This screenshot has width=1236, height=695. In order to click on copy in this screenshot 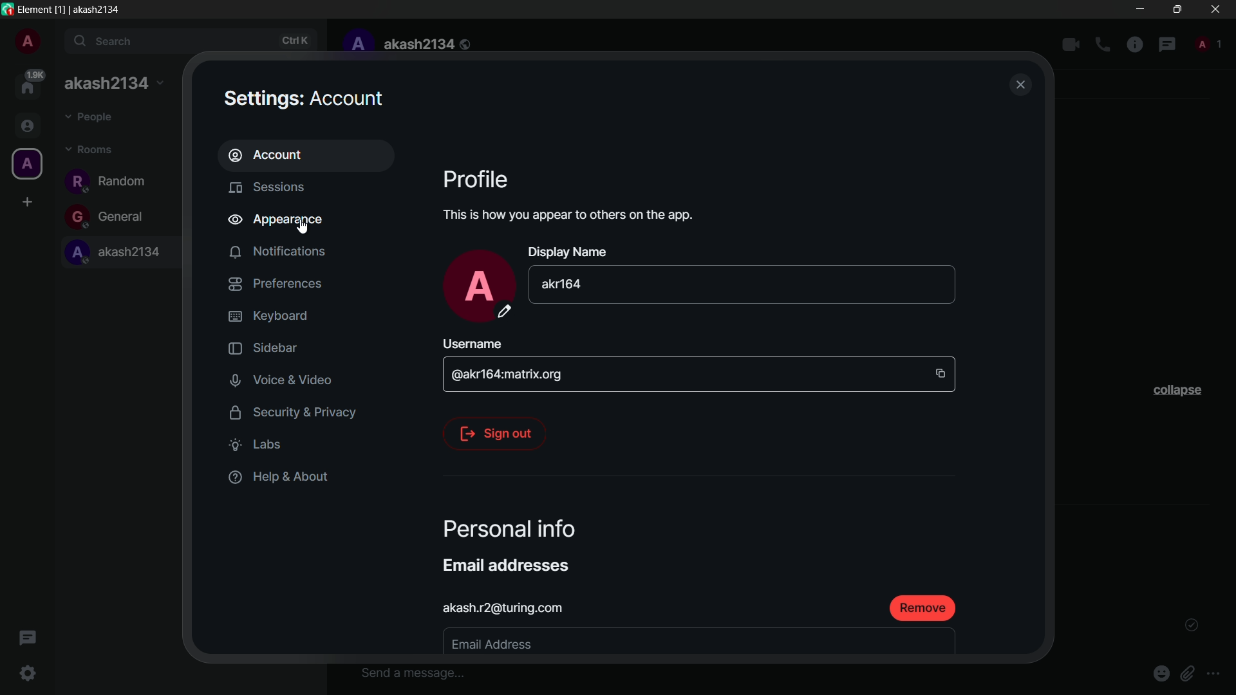, I will do `click(940, 373)`.